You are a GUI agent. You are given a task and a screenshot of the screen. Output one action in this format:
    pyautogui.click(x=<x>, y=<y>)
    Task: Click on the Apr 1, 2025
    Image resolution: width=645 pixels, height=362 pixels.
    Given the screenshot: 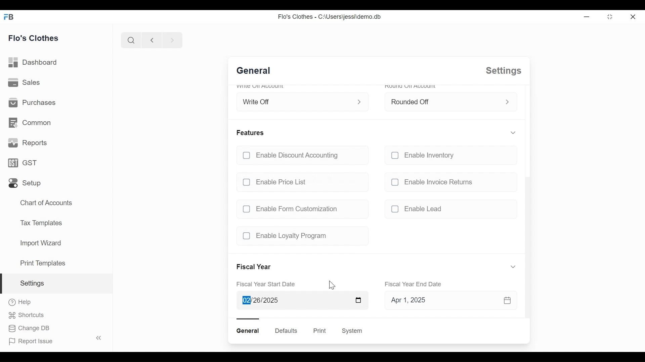 What is the action you would take?
    pyautogui.click(x=446, y=301)
    